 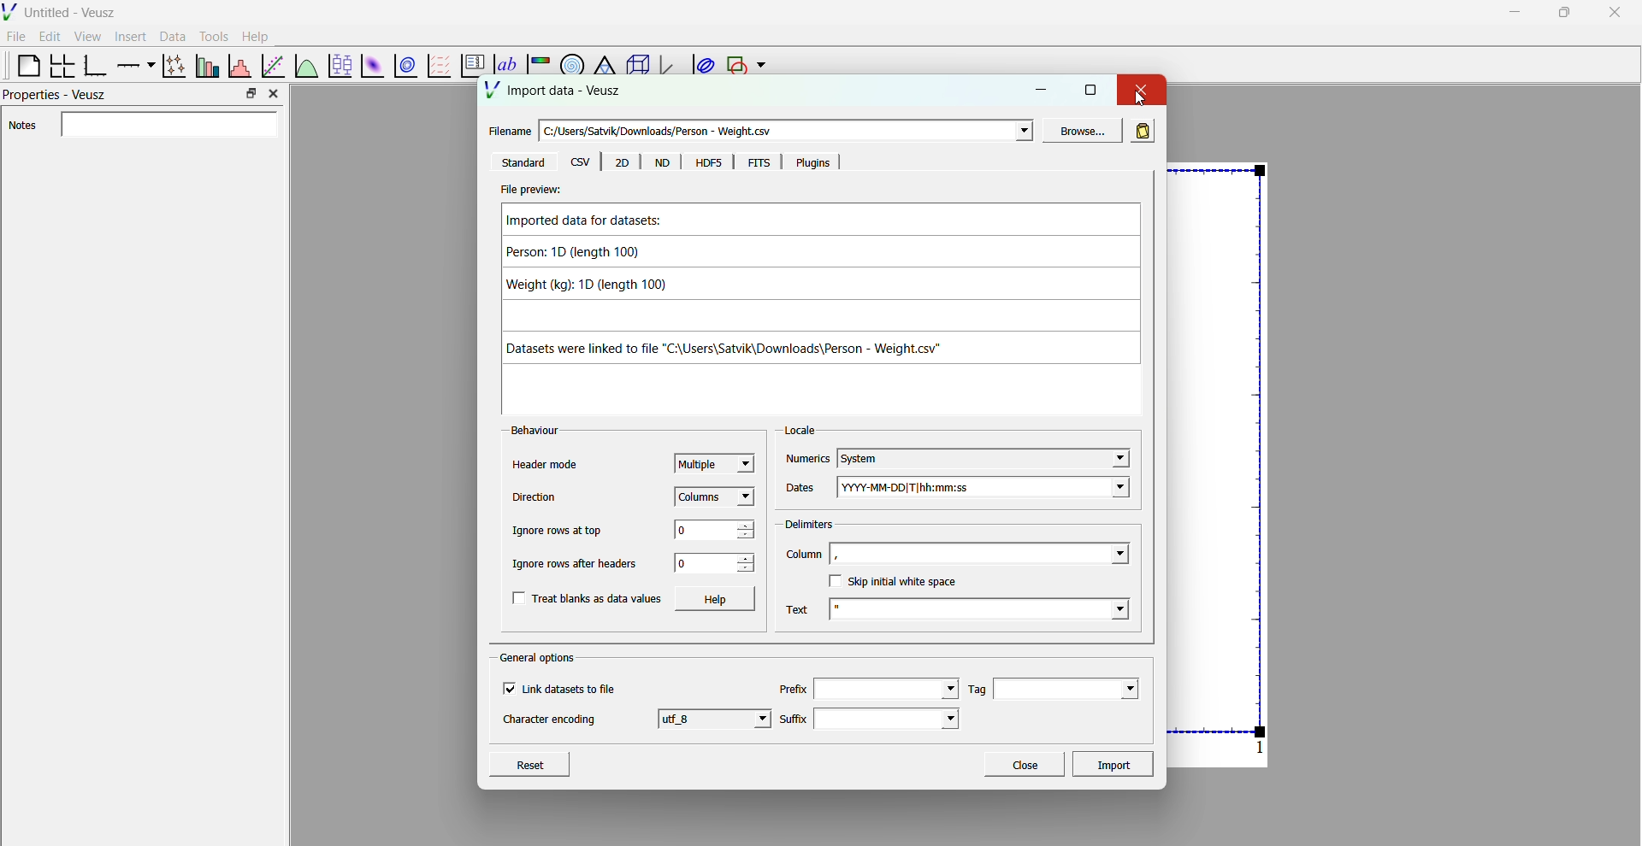 What do you see at coordinates (754, 162) in the screenshot?
I see `FITS` at bounding box center [754, 162].